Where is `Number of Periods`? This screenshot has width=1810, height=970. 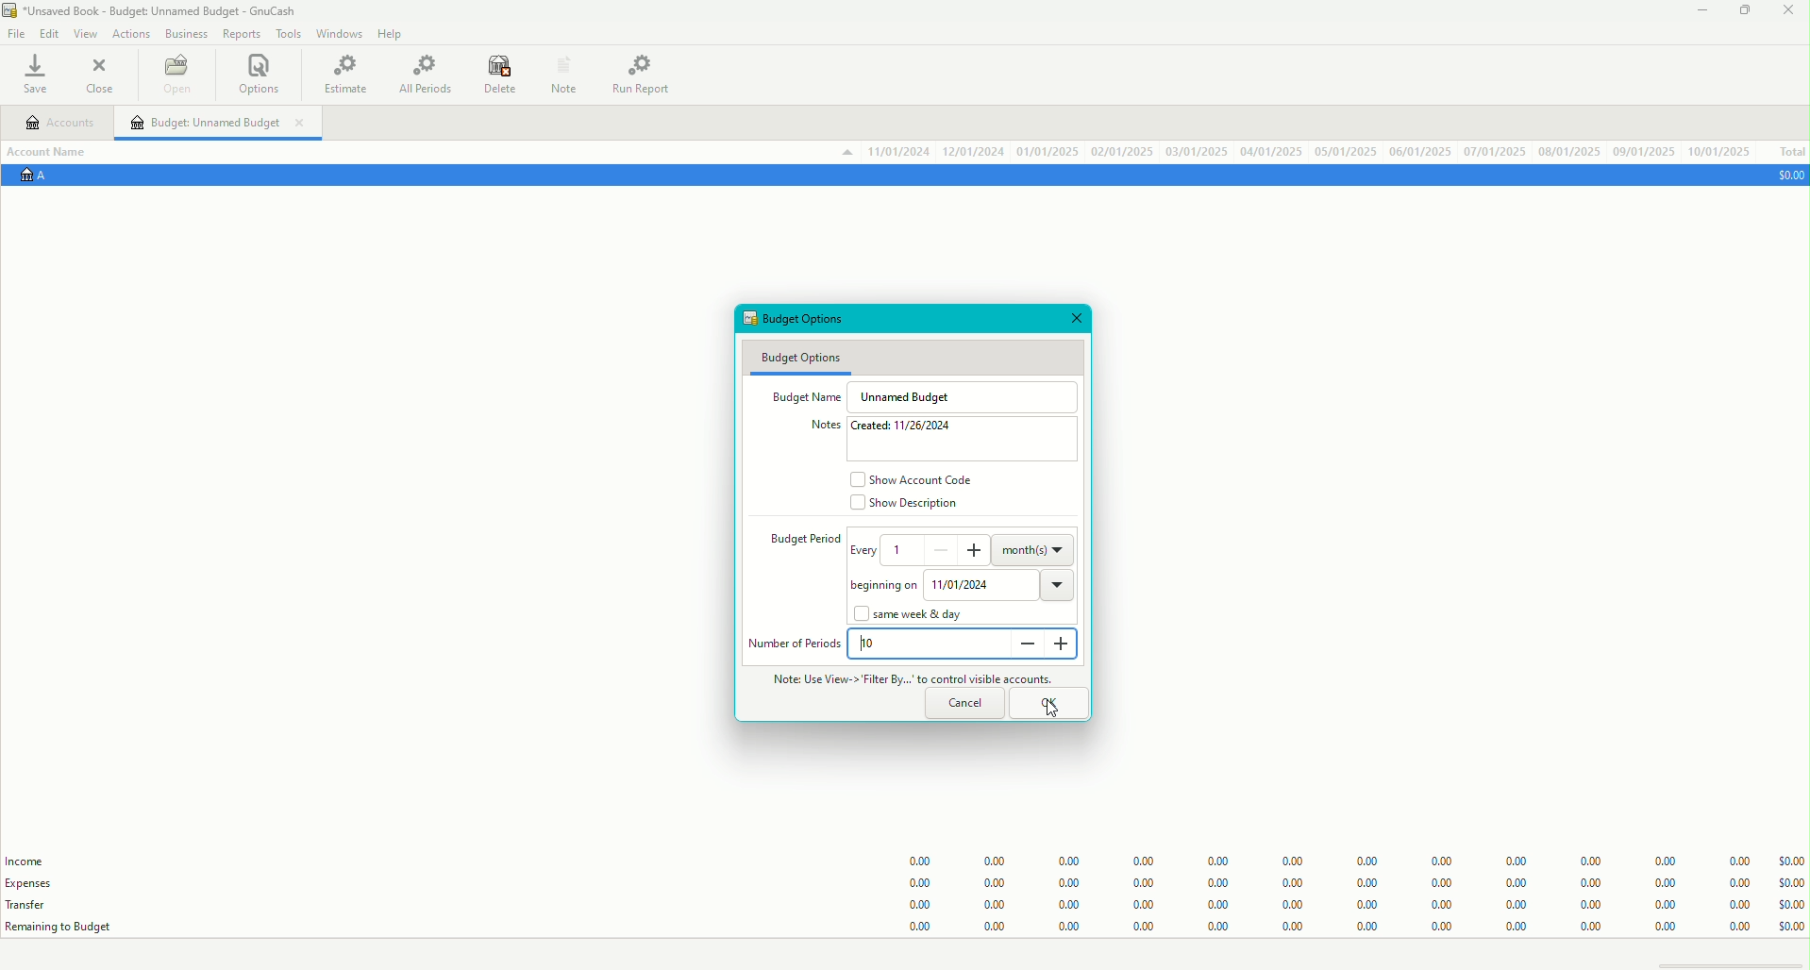 Number of Periods is located at coordinates (796, 644).